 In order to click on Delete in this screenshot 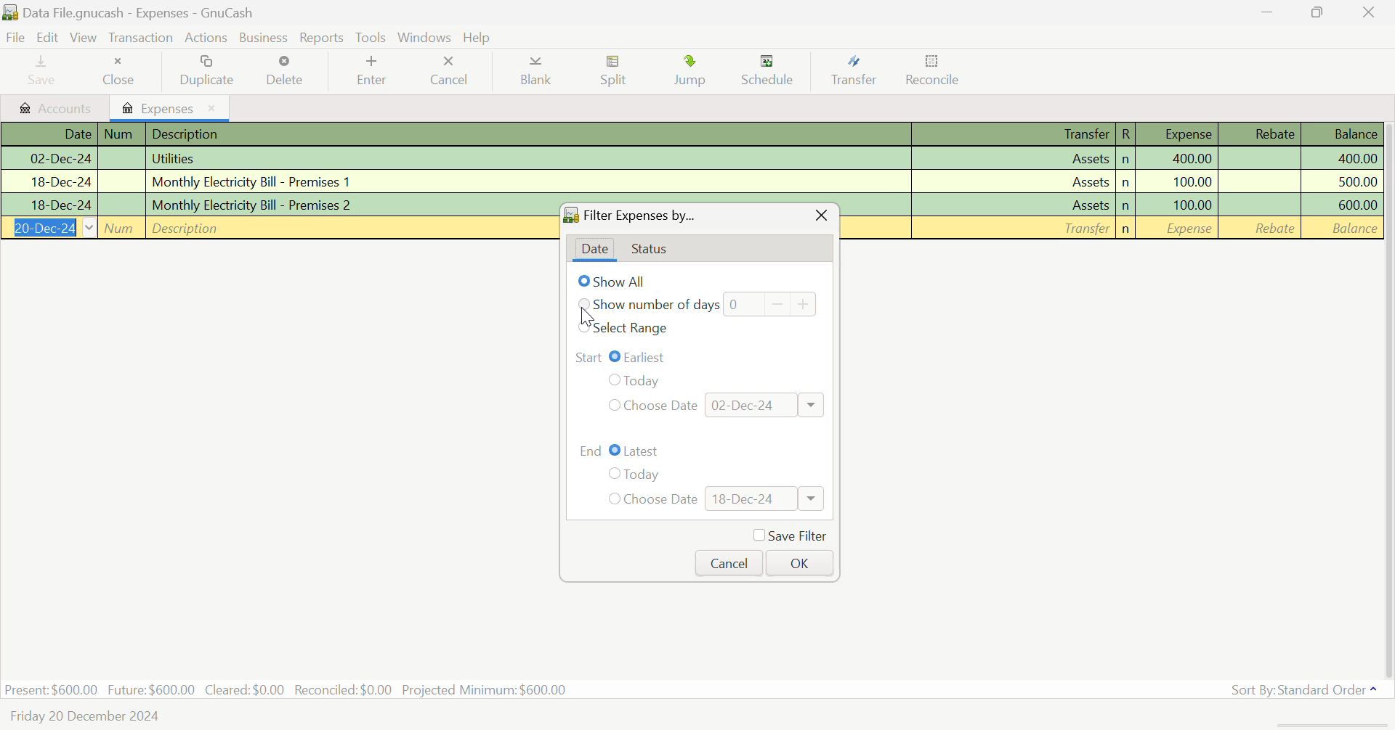, I will do `click(291, 70)`.